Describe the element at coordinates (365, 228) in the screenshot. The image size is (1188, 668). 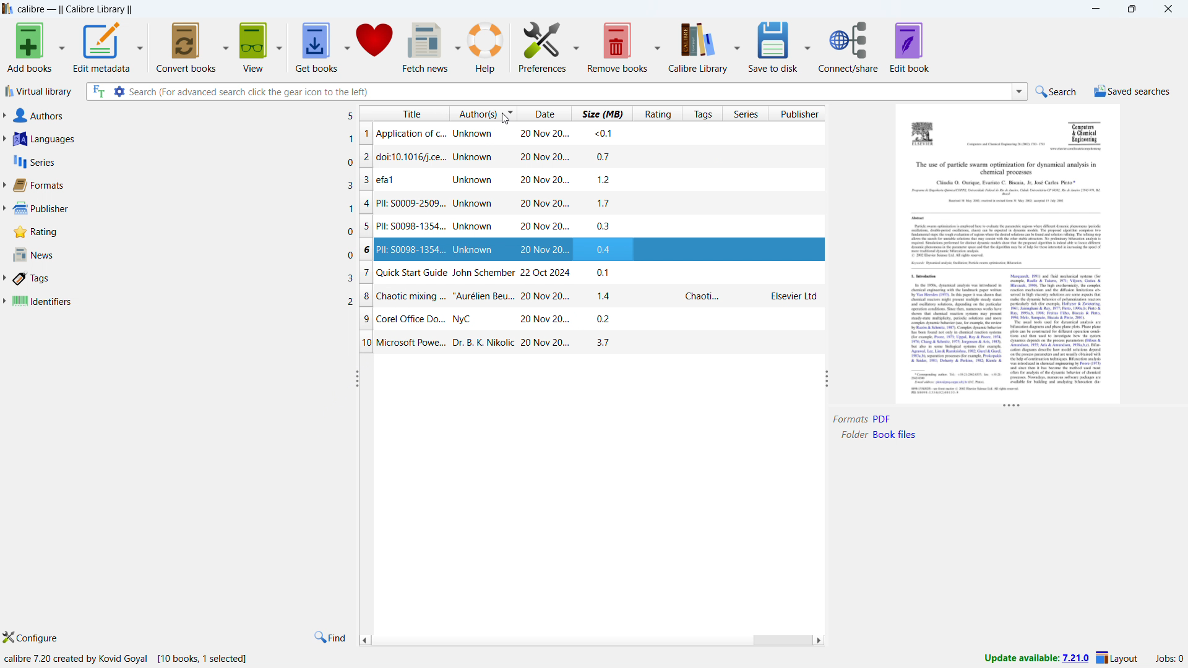
I see `5` at that location.